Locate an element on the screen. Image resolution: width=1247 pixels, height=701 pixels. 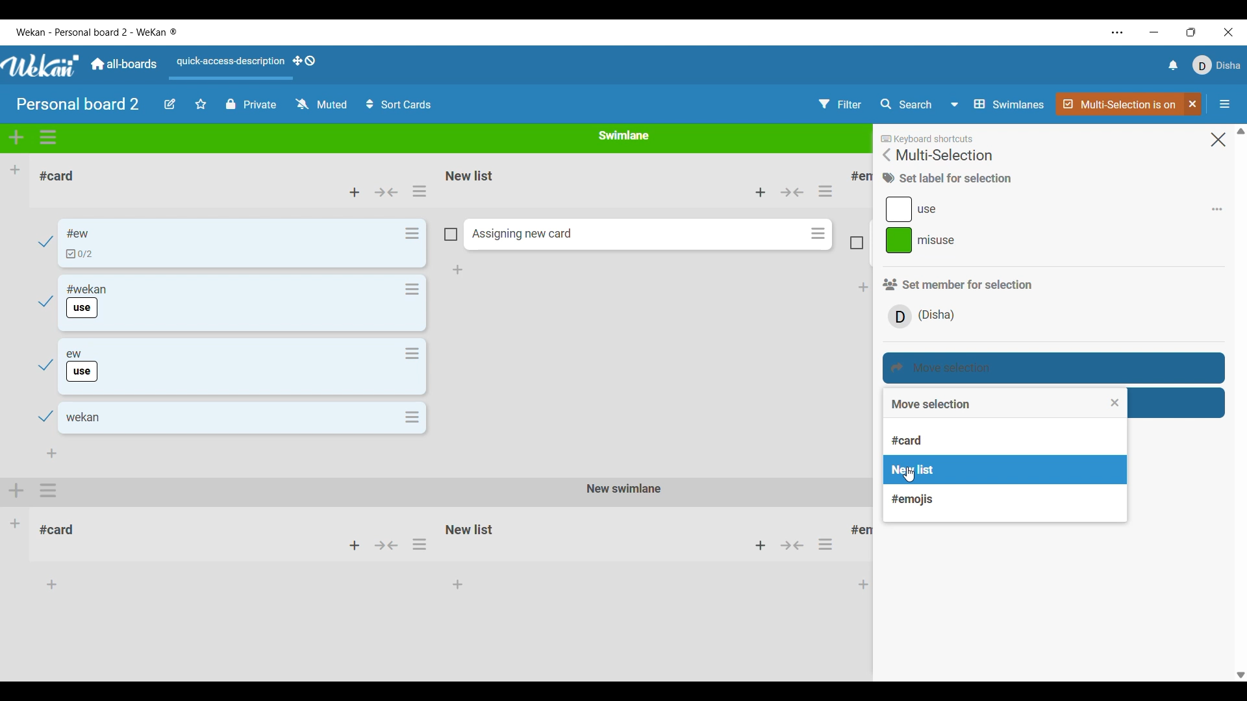
Collapse is located at coordinates (385, 192).